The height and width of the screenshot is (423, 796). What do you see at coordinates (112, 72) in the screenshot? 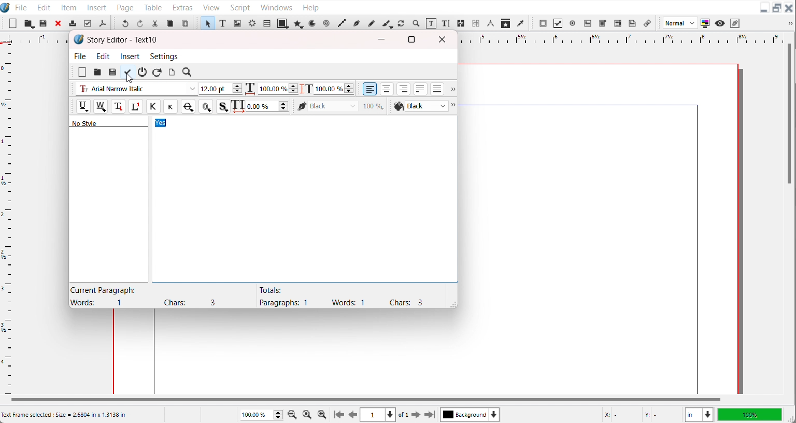
I see `Save` at bounding box center [112, 72].